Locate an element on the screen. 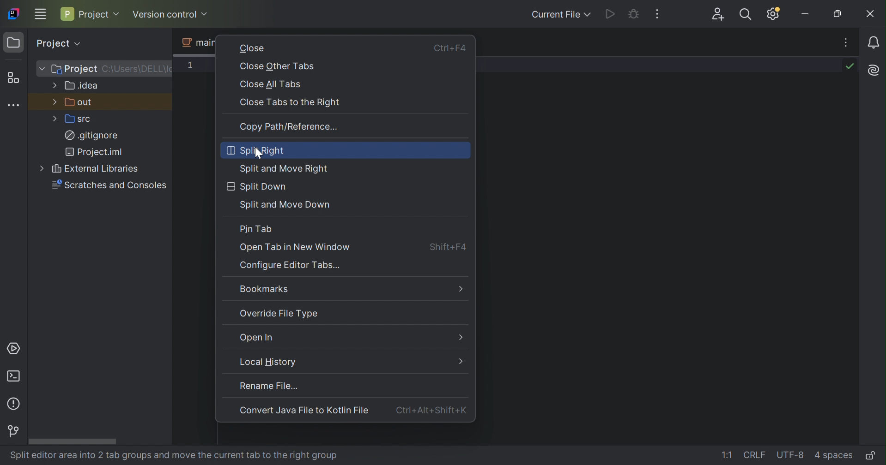 The image size is (886, 465). Search everywhere is located at coordinates (746, 14).